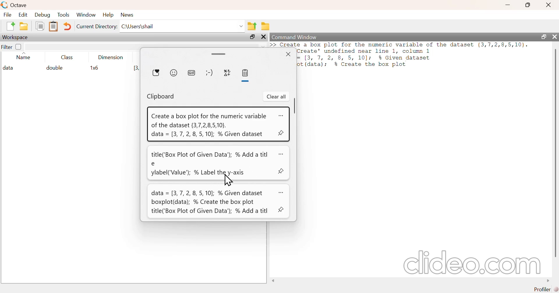 The height and width of the screenshot is (293, 559). I want to click on expand/drag, so click(220, 54).